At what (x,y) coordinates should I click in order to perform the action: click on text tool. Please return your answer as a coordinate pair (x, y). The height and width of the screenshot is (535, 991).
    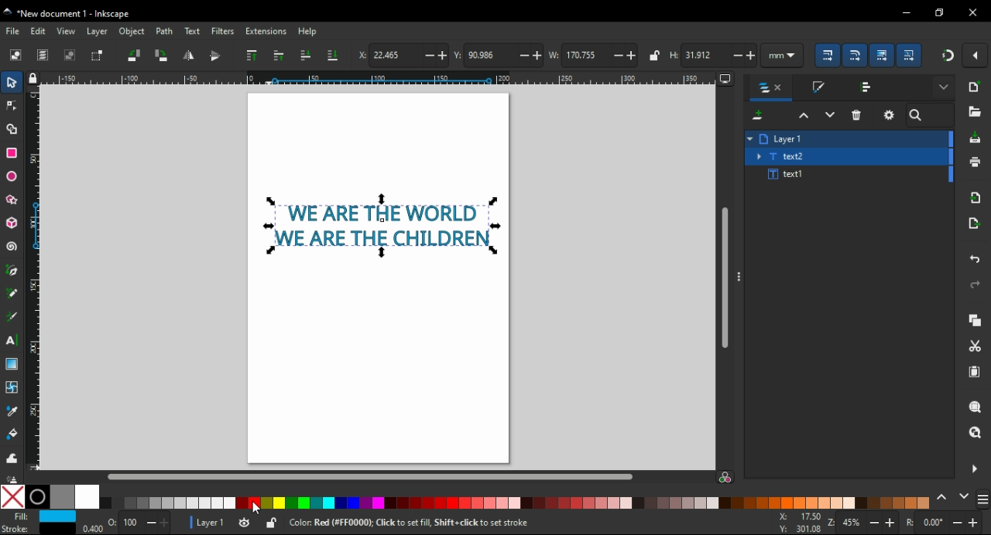
    Looking at the image, I should click on (12, 342).